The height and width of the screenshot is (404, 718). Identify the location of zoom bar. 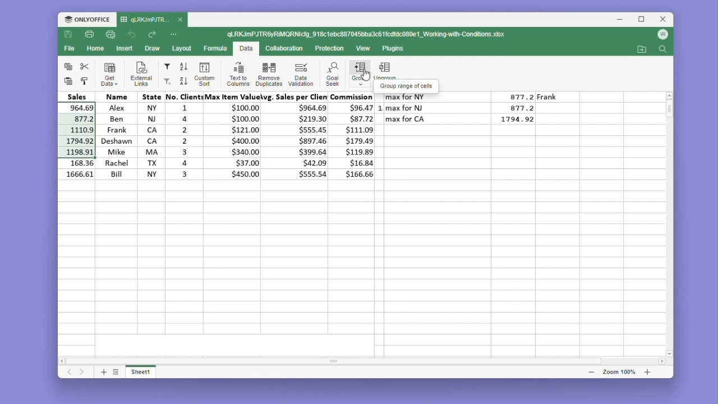
(618, 371).